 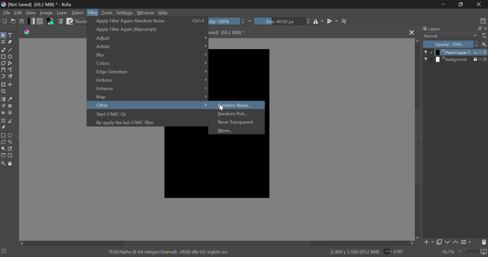 What do you see at coordinates (46, 13) in the screenshot?
I see `Image` at bounding box center [46, 13].